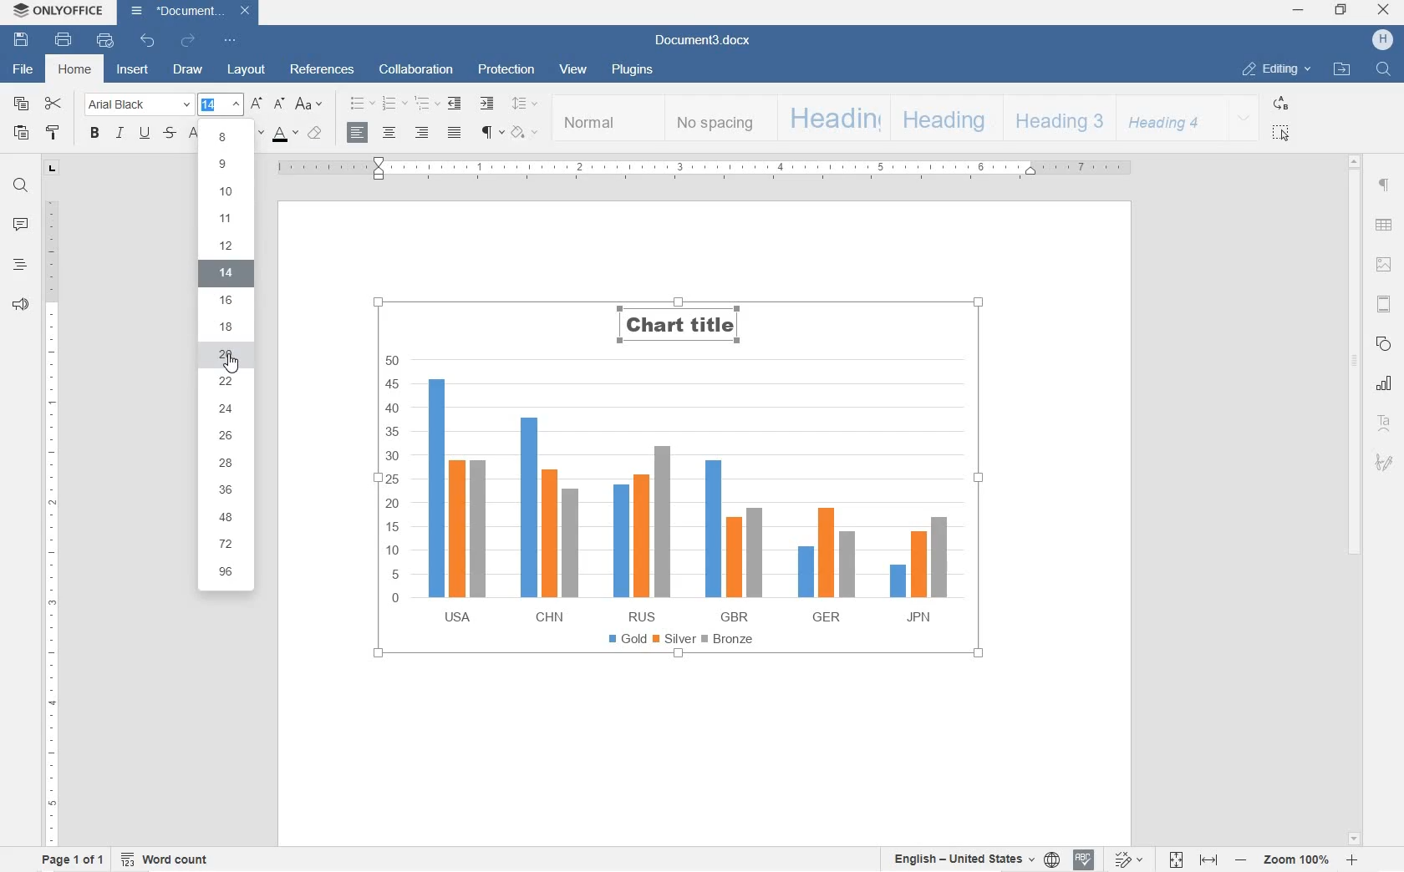  Describe the element at coordinates (427, 104) in the screenshot. I see `MULTILEVEL LISTS` at that location.